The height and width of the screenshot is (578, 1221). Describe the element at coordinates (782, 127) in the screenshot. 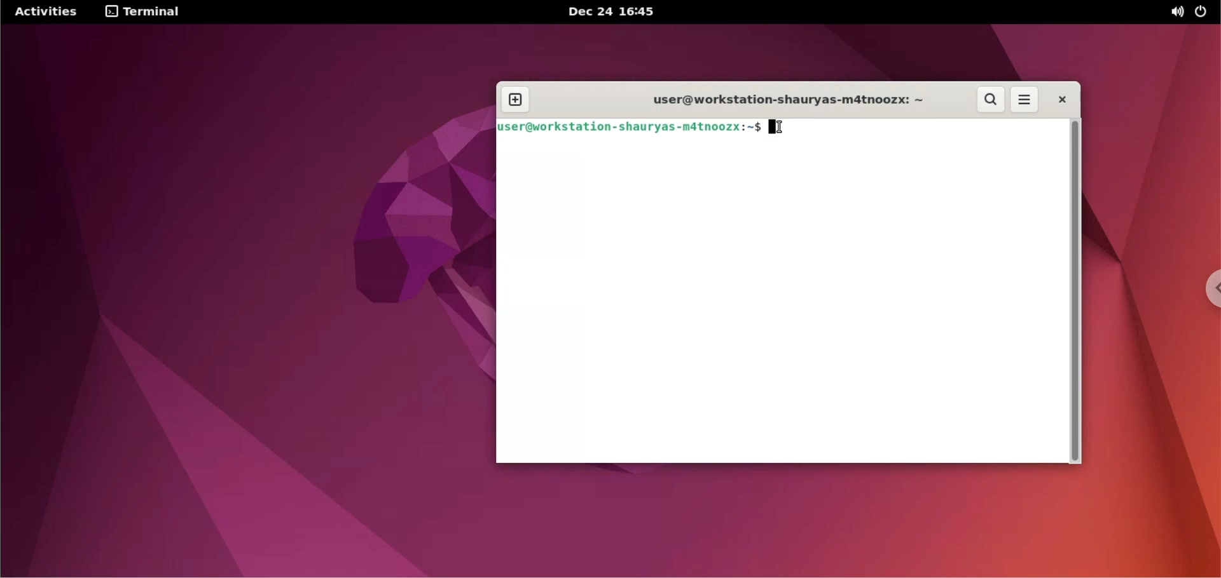

I see `cursor` at that location.